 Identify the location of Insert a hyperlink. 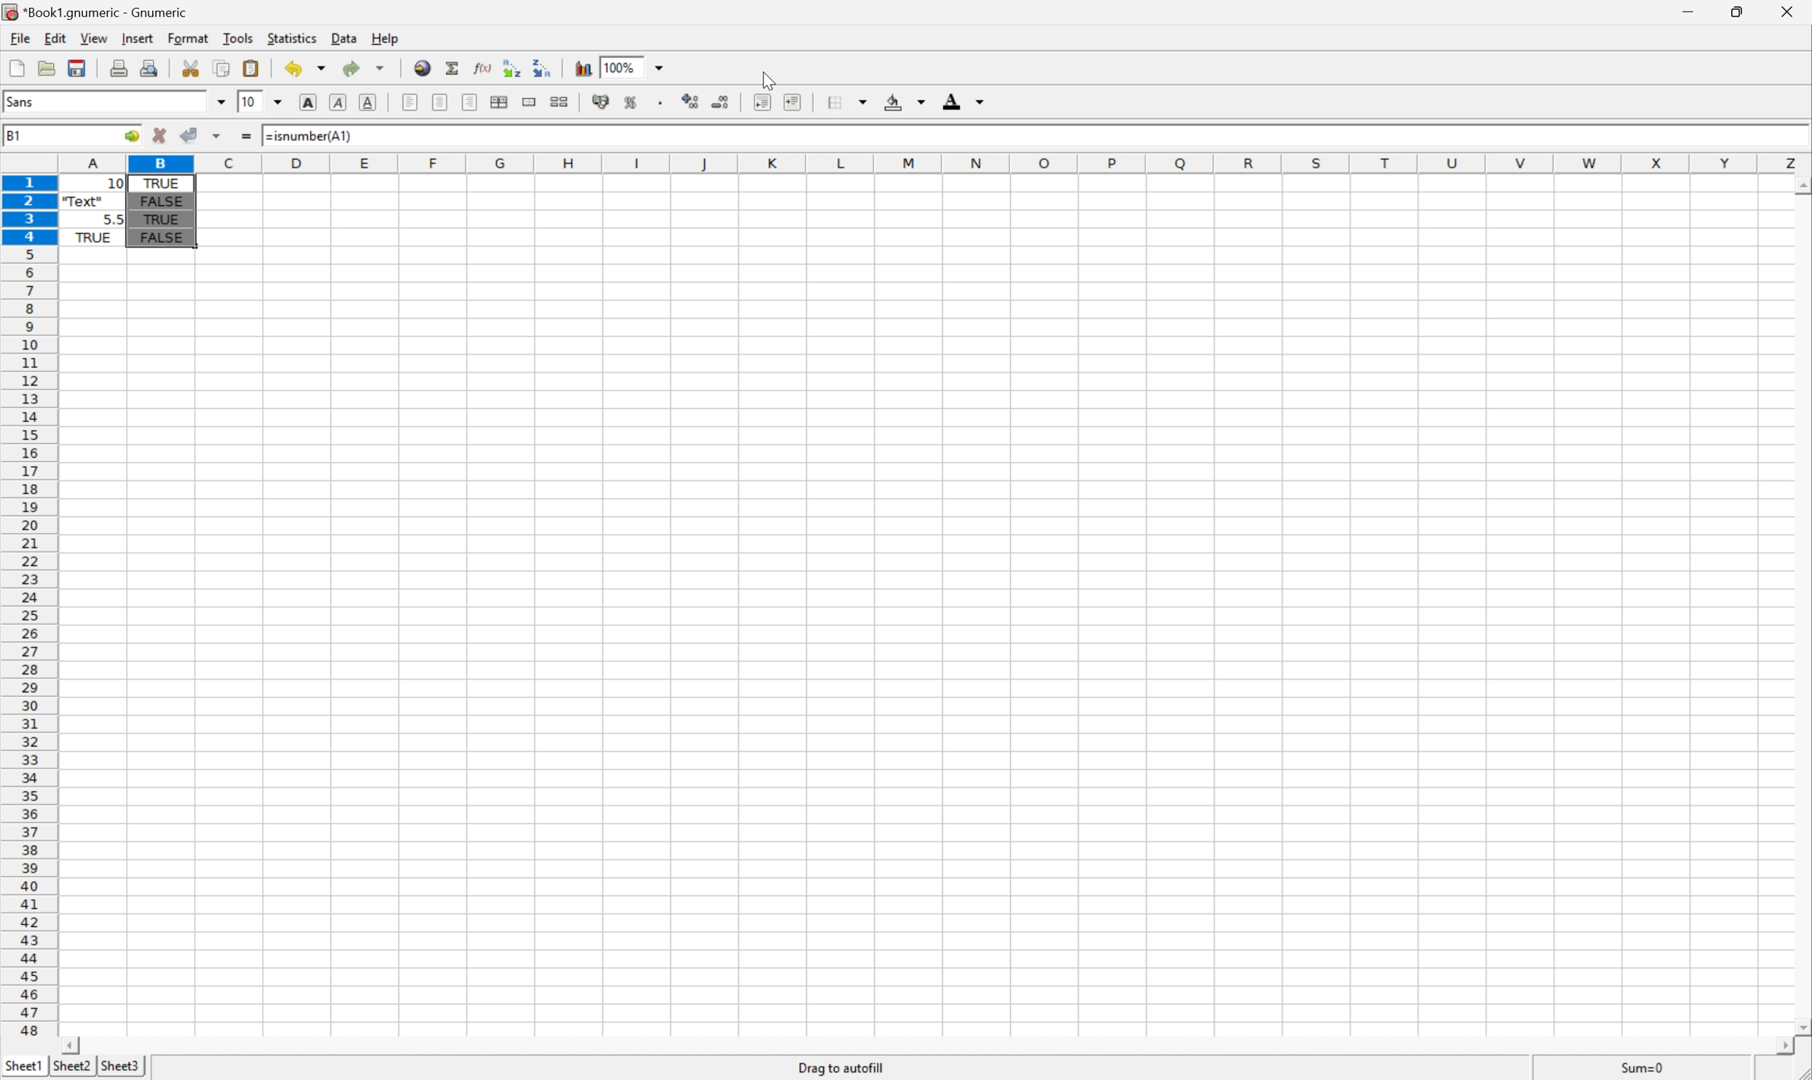
(421, 68).